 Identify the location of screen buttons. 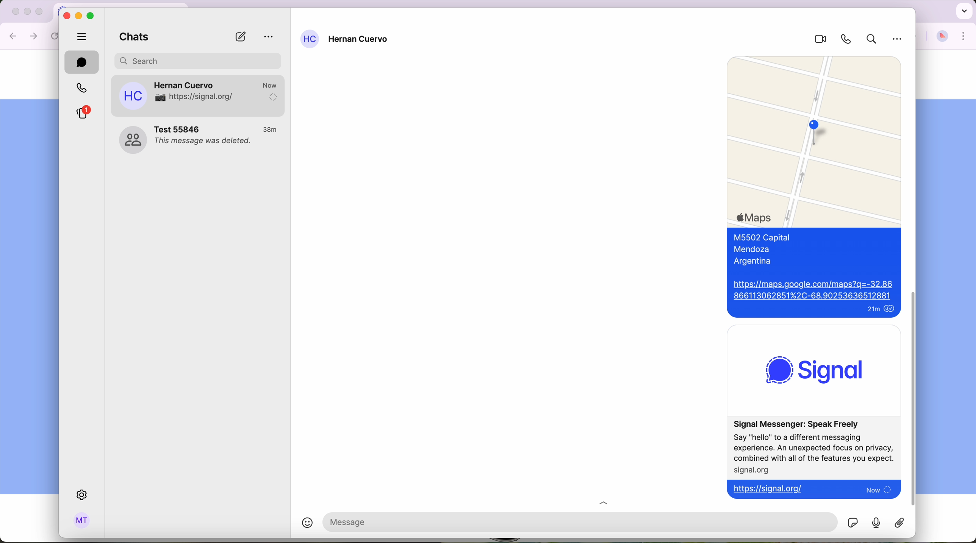
(79, 15).